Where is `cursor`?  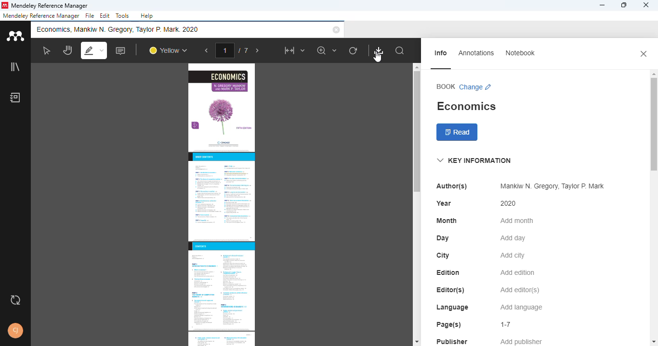
cursor is located at coordinates (378, 58).